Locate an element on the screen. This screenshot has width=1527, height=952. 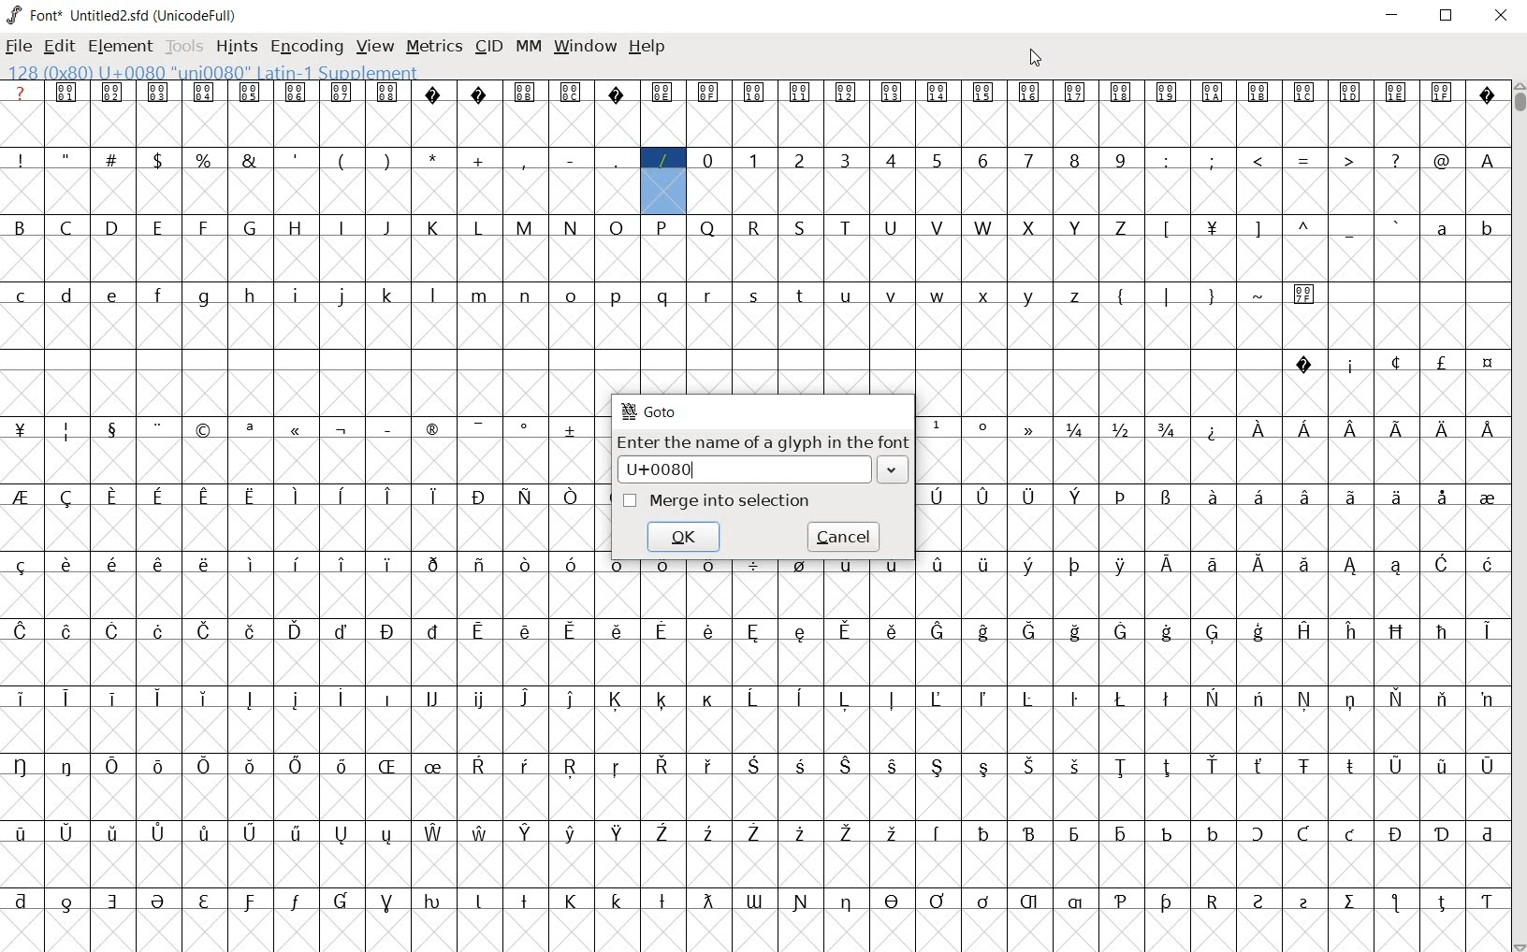
glyph is located at coordinates (22, 296).